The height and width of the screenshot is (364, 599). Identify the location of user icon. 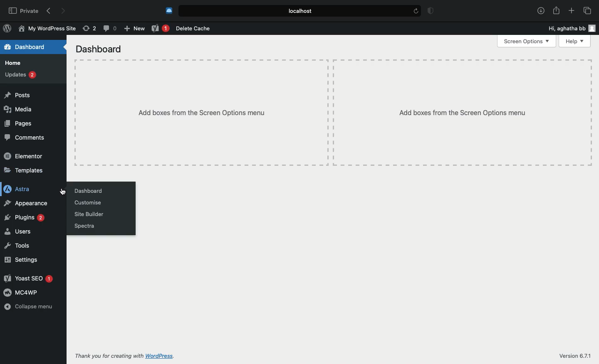
(592, 27).